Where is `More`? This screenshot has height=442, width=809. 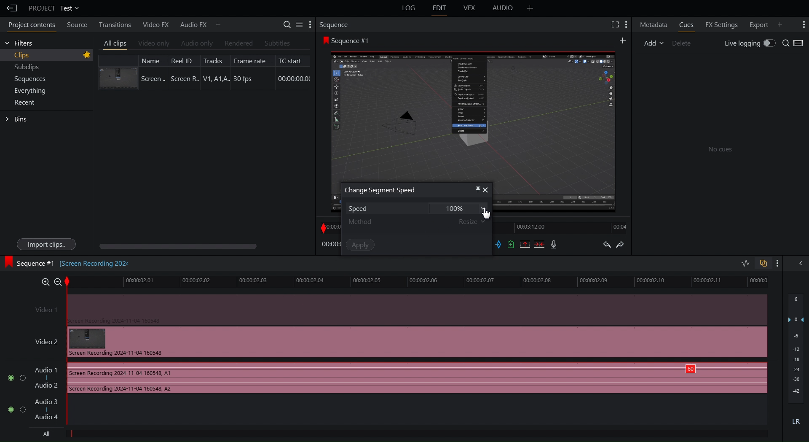 More is located at coordinates (802, 24).